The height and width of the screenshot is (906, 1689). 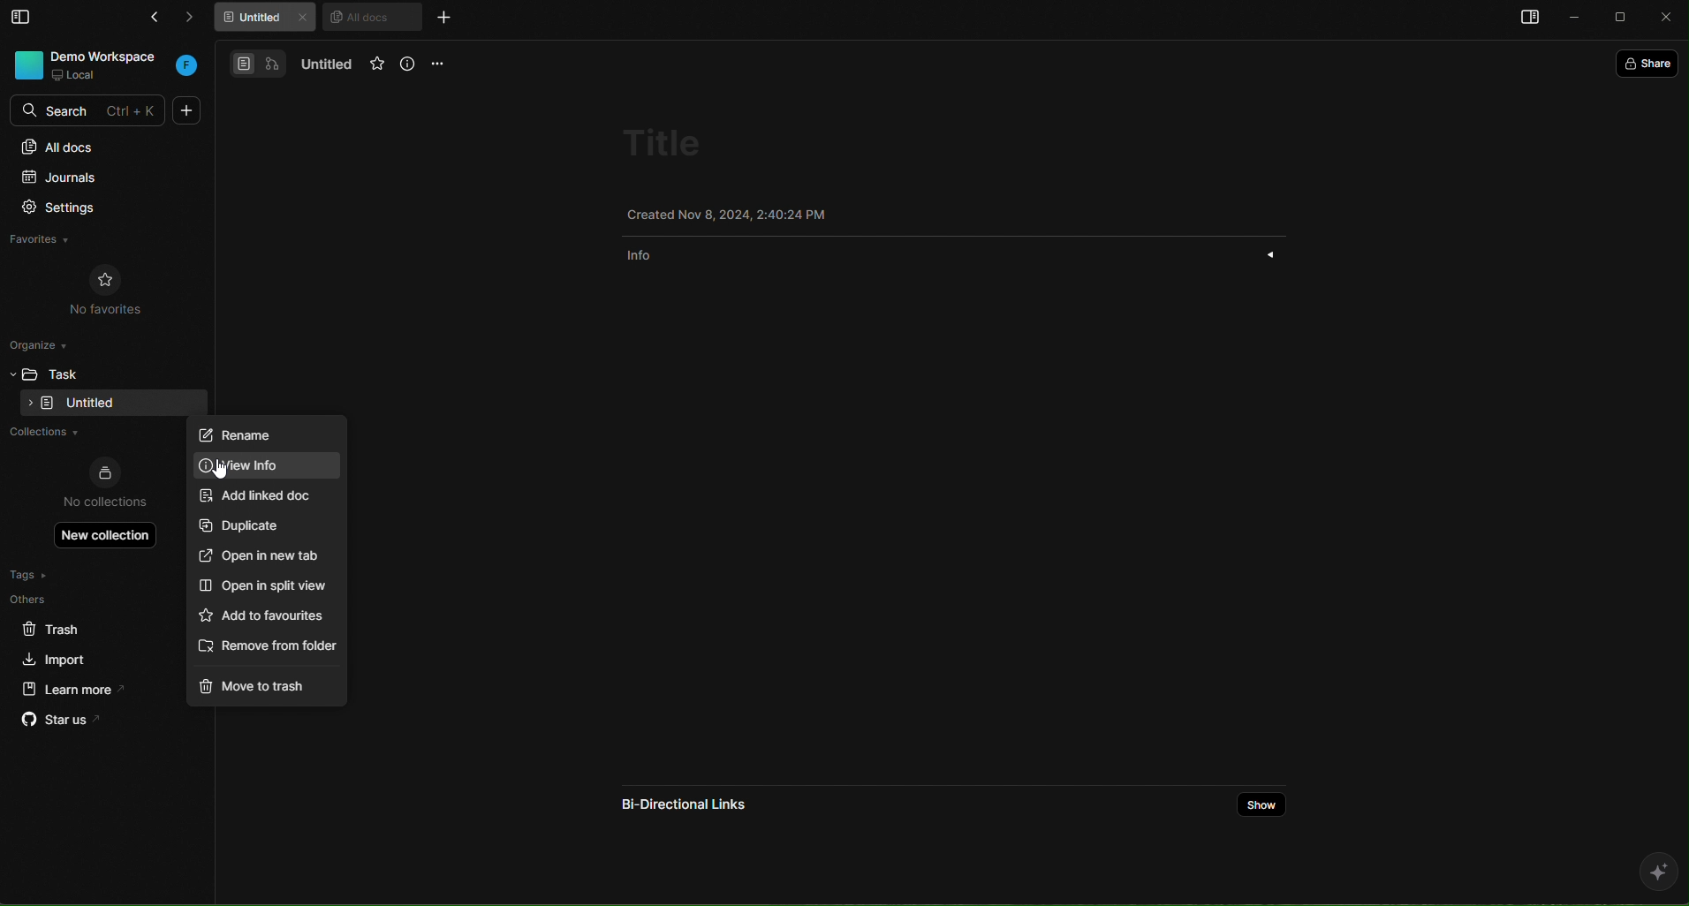 What do you see at coordinates (256, 684) in the screenshot?
I see `move to trash` at bounding box center [256, 684].